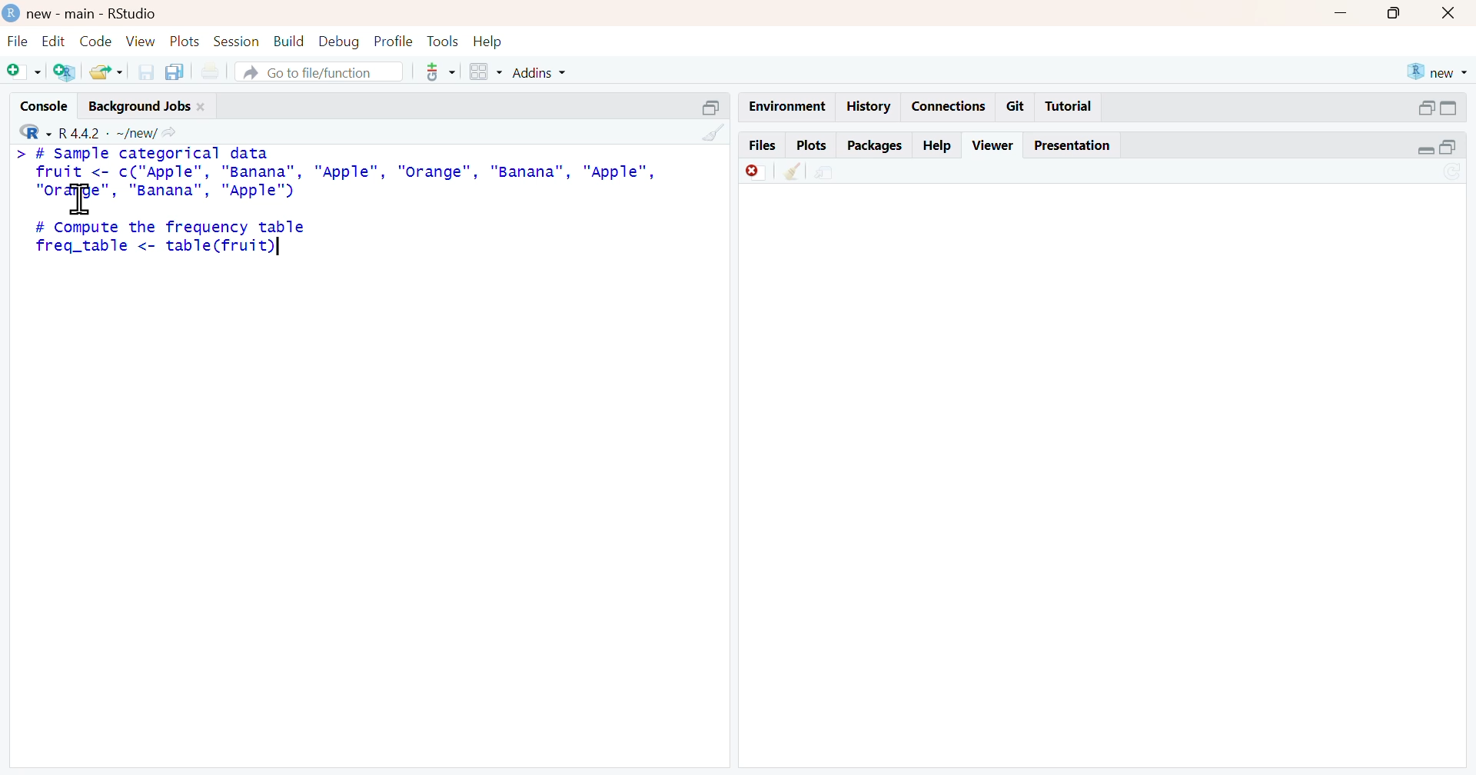 The image size is (1476, 775). What do you see at coordinates (790, 104) in the screenshot?
I see `environment` at bounding box center [790, 104].